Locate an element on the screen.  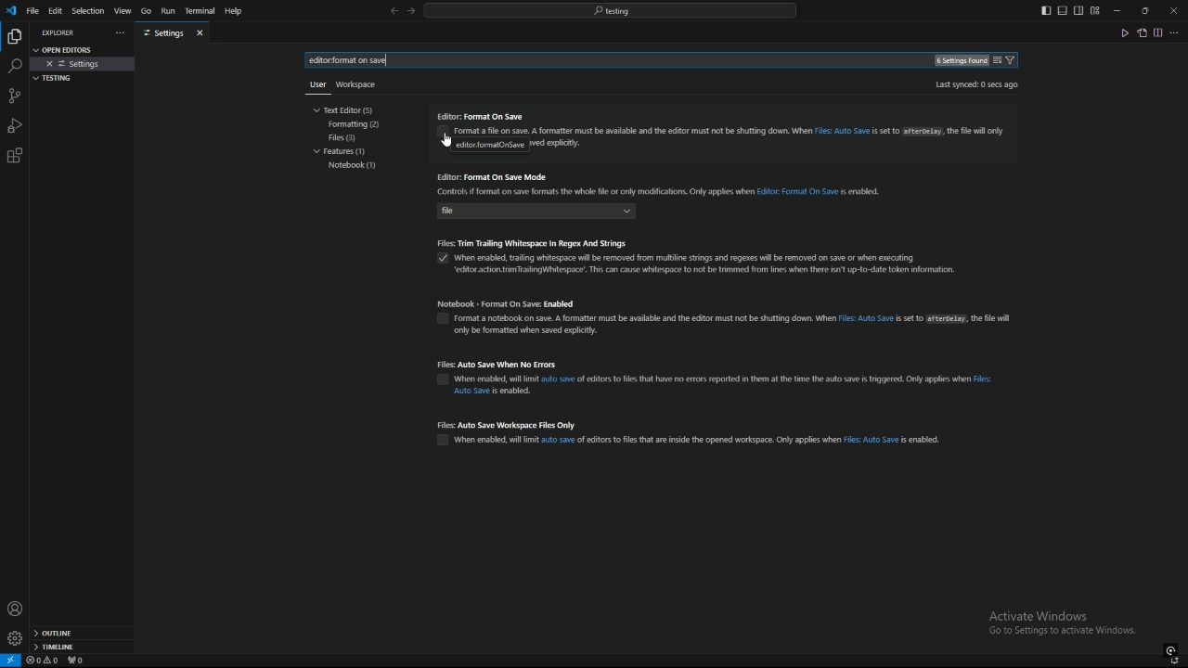
trim trailing whitespace is located at coordinates (704, 259).